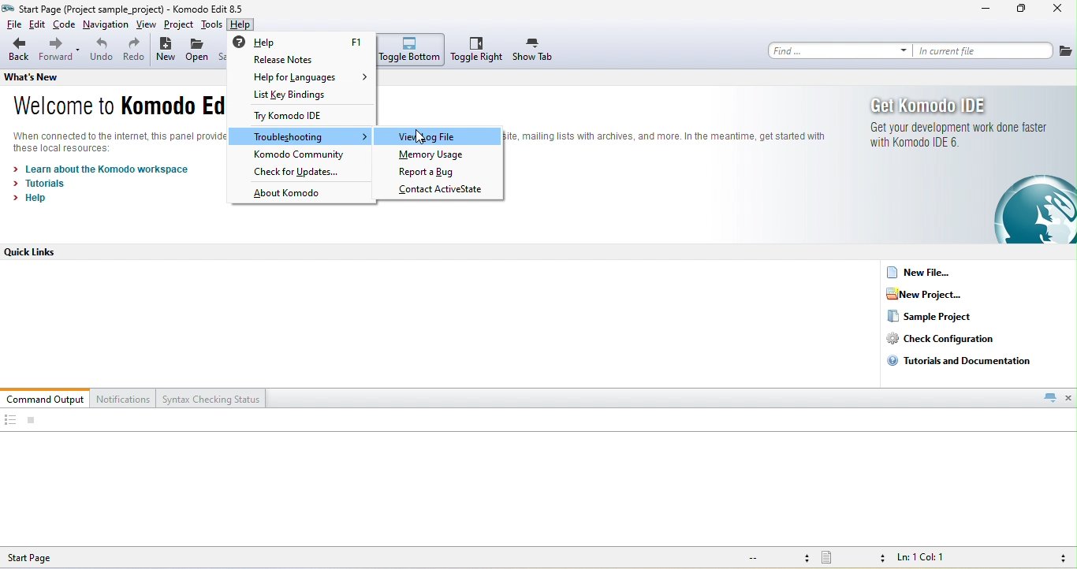 This screenshot has width=1077, height=569. Describe the element at coordinates (46, 398) in the screenshot. I see `command output` at that location.